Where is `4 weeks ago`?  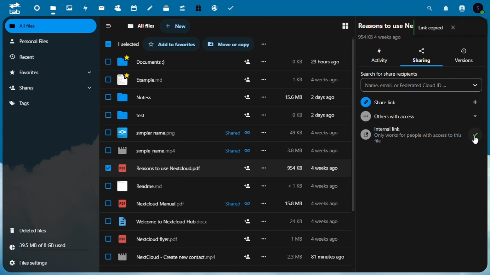 4 weeks ago is located at coordinates (324, 151).